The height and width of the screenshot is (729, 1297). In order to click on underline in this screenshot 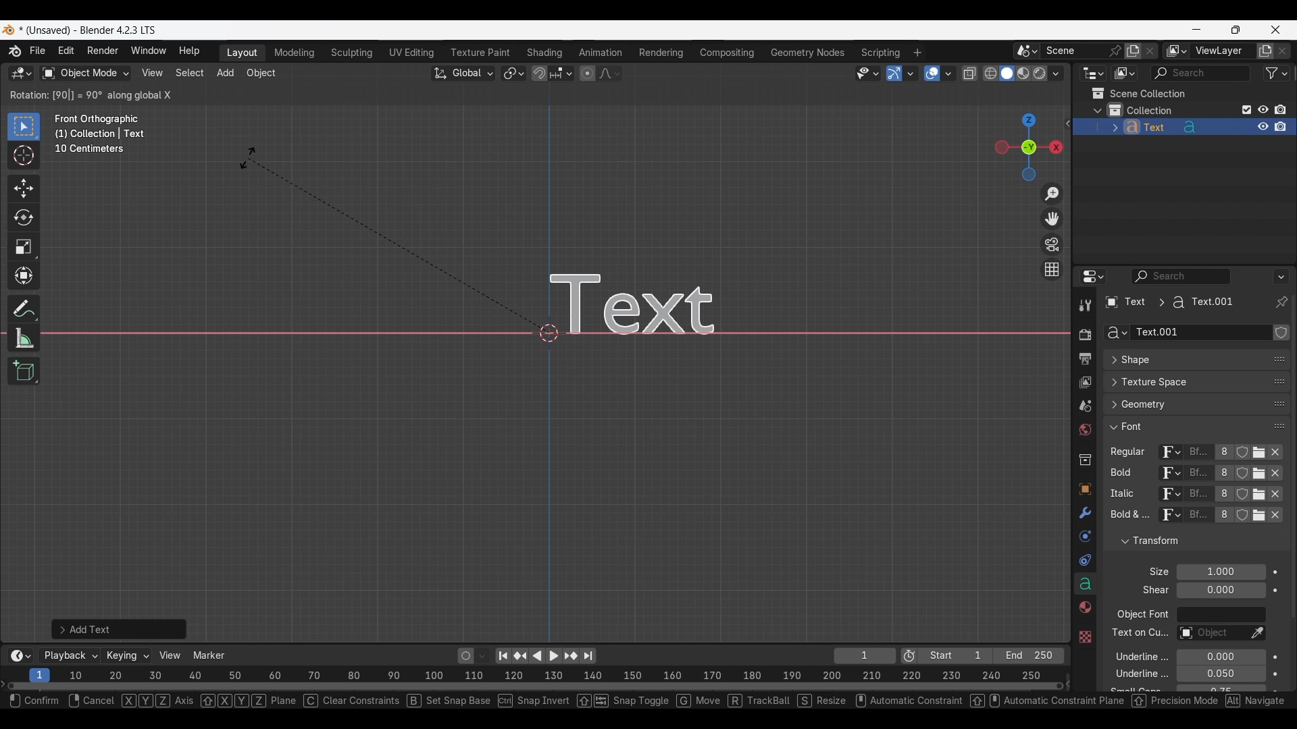, I will do `click(1134, 656)`.